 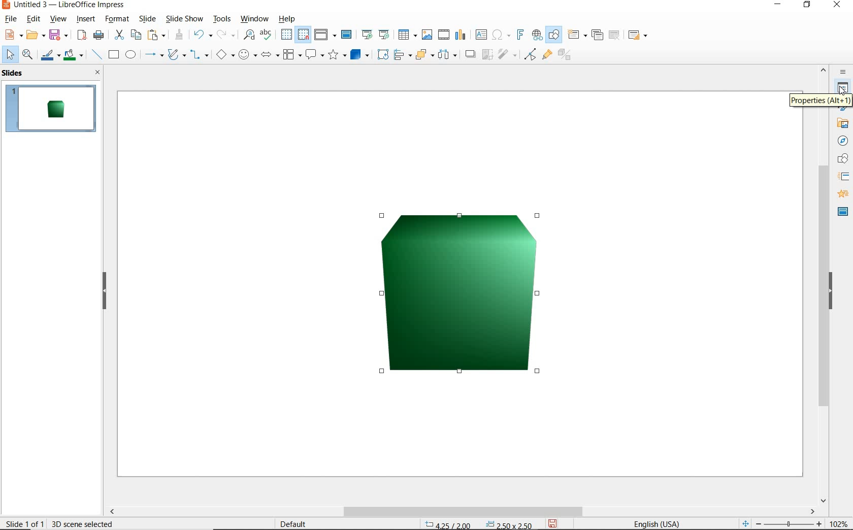 What do you see at coordinates (407, 34) in the screenshot?
I see `table` at bounding box center [407, 34].